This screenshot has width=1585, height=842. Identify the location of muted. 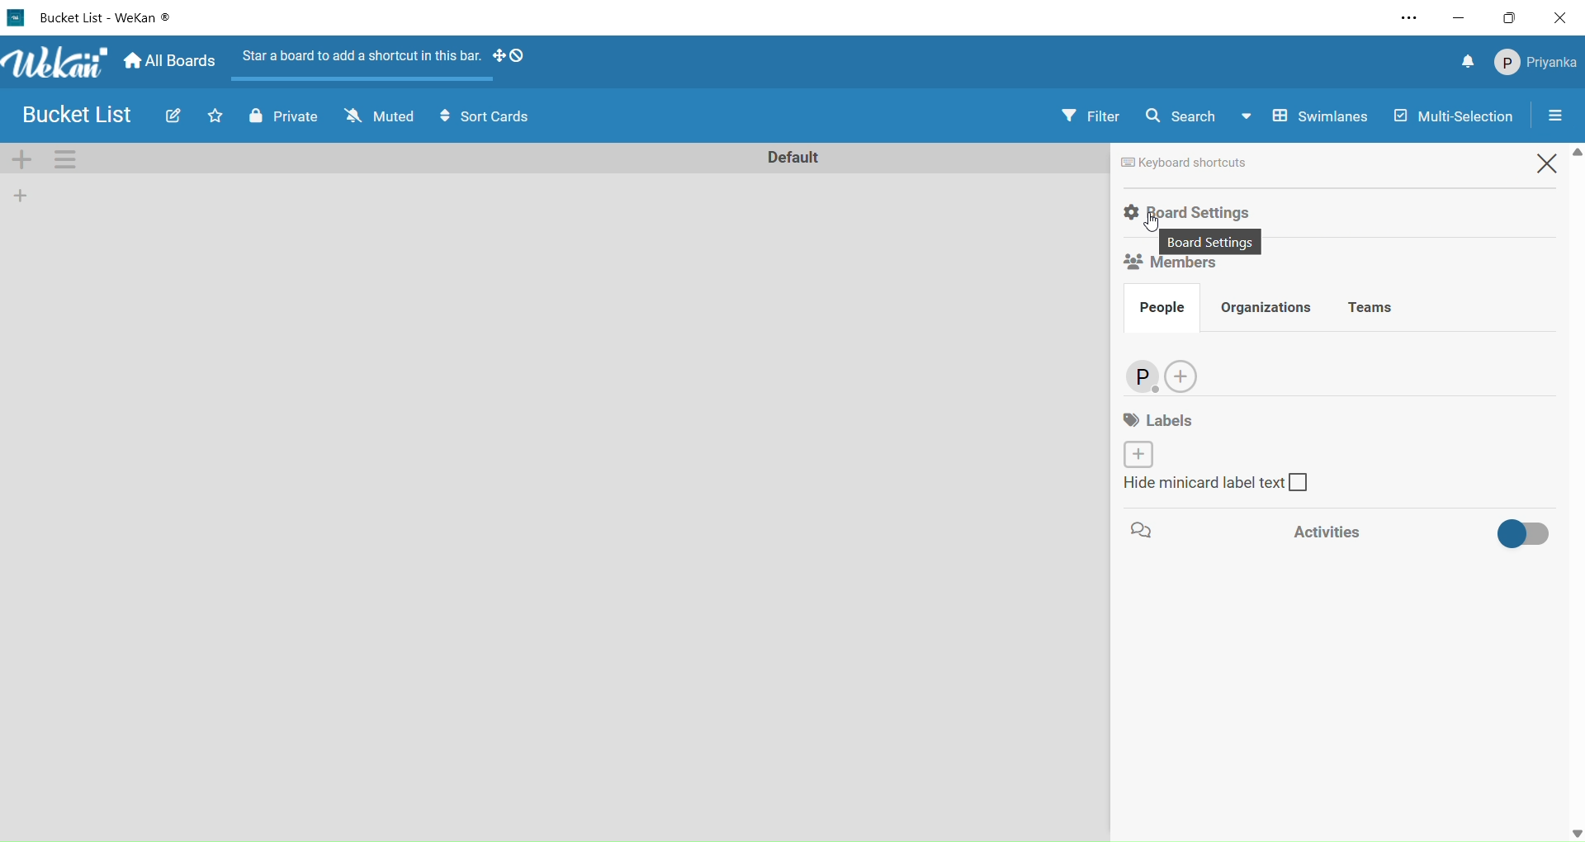
(377, 116).